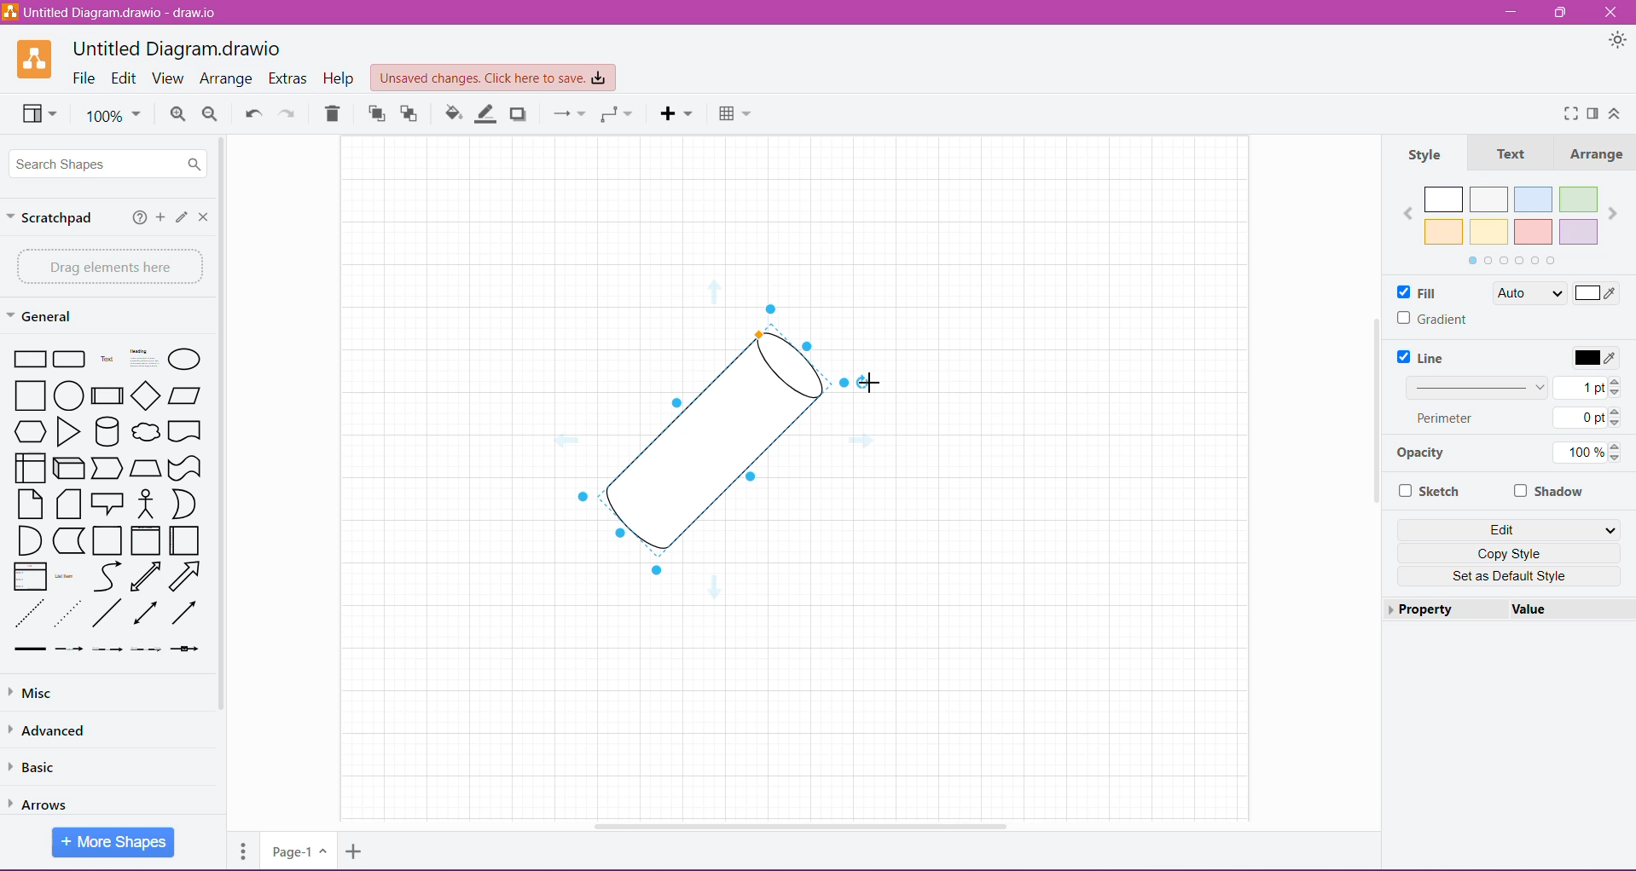 The image size is (1636, 871). I want to click on Vertical Scroll Bar, so click(1374, 408).